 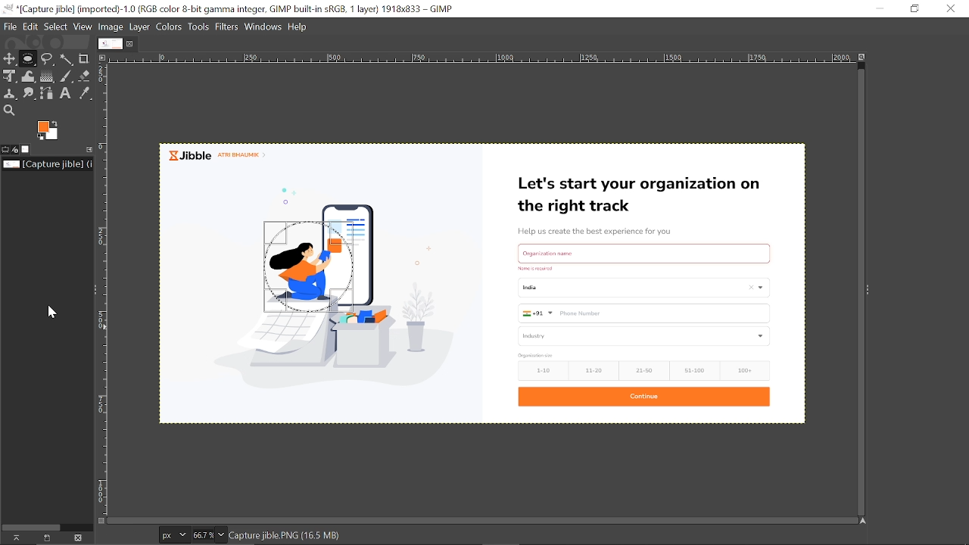 What do you see at coordinates (84, 94) in the screenshot?
I see `Color picker tool` at bounding box center [84, 94].